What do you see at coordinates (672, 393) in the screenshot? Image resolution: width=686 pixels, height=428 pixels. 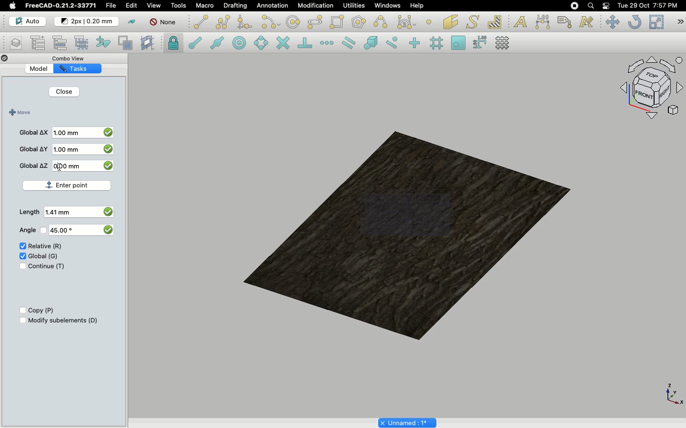 I see `Axis` at bounding box center [672, 393].